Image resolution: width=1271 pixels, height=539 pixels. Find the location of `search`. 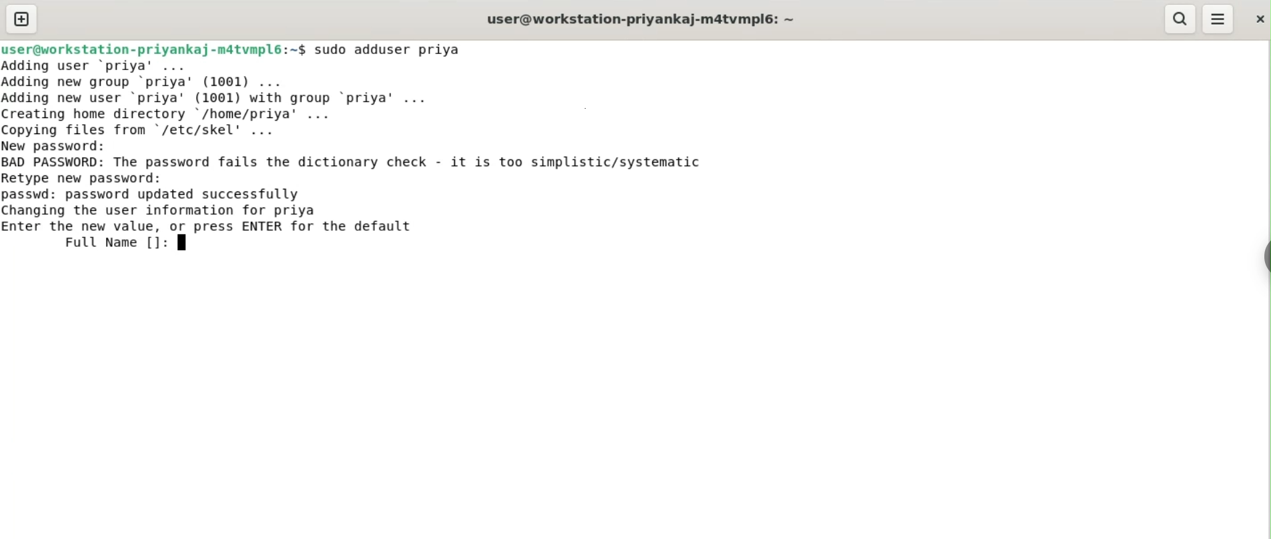

search is located at coordinates (1181, 19).